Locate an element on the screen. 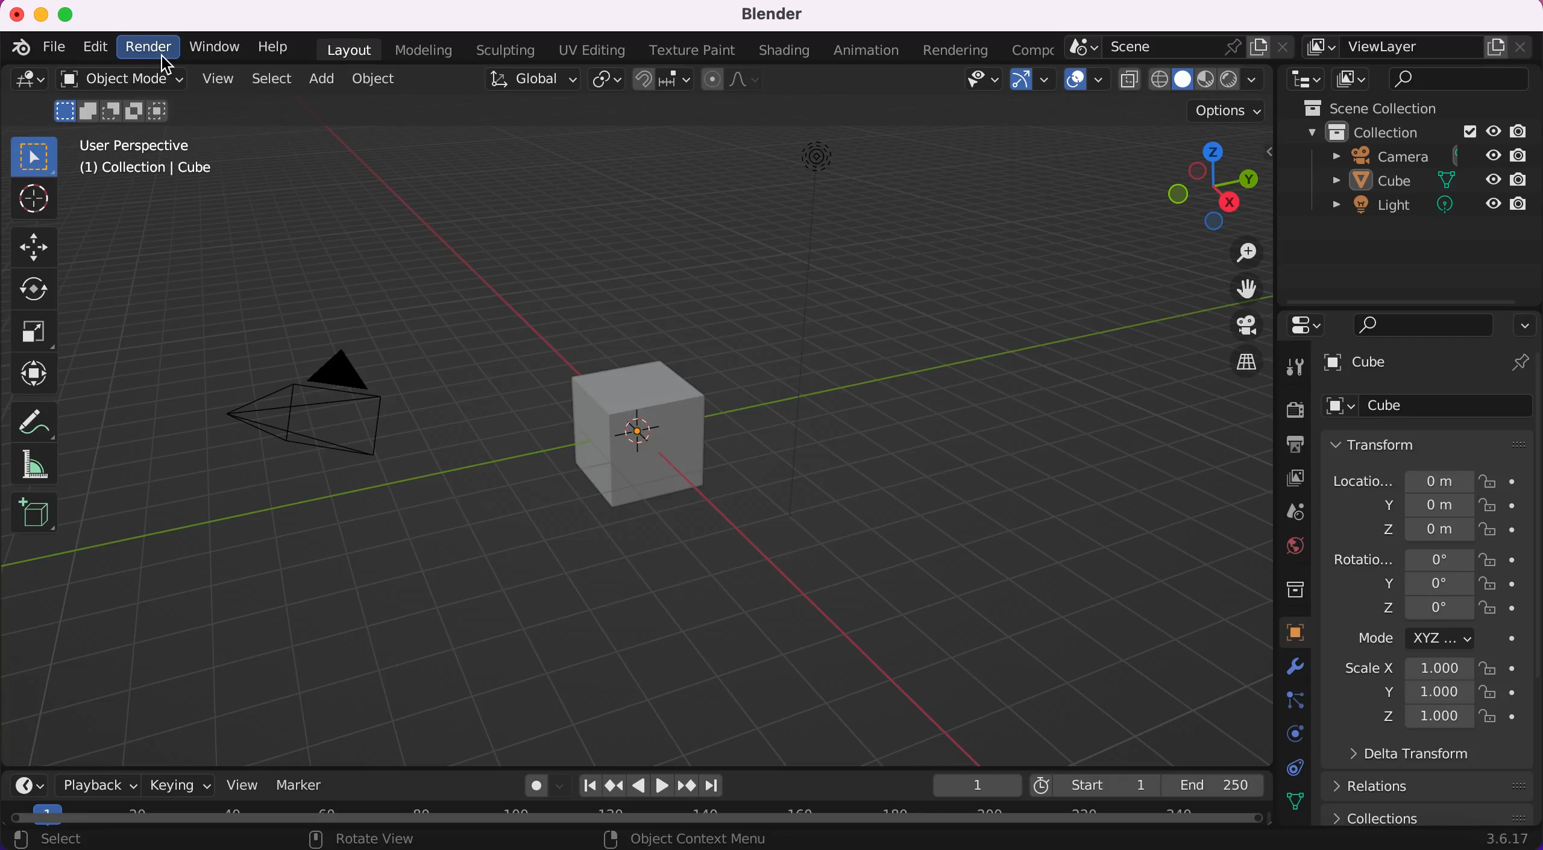 The width and height of the screenshot is (1543, 850). collections is located at coordinates (1431, 816).